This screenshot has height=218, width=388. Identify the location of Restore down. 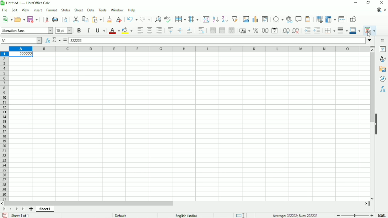
(368, 3).